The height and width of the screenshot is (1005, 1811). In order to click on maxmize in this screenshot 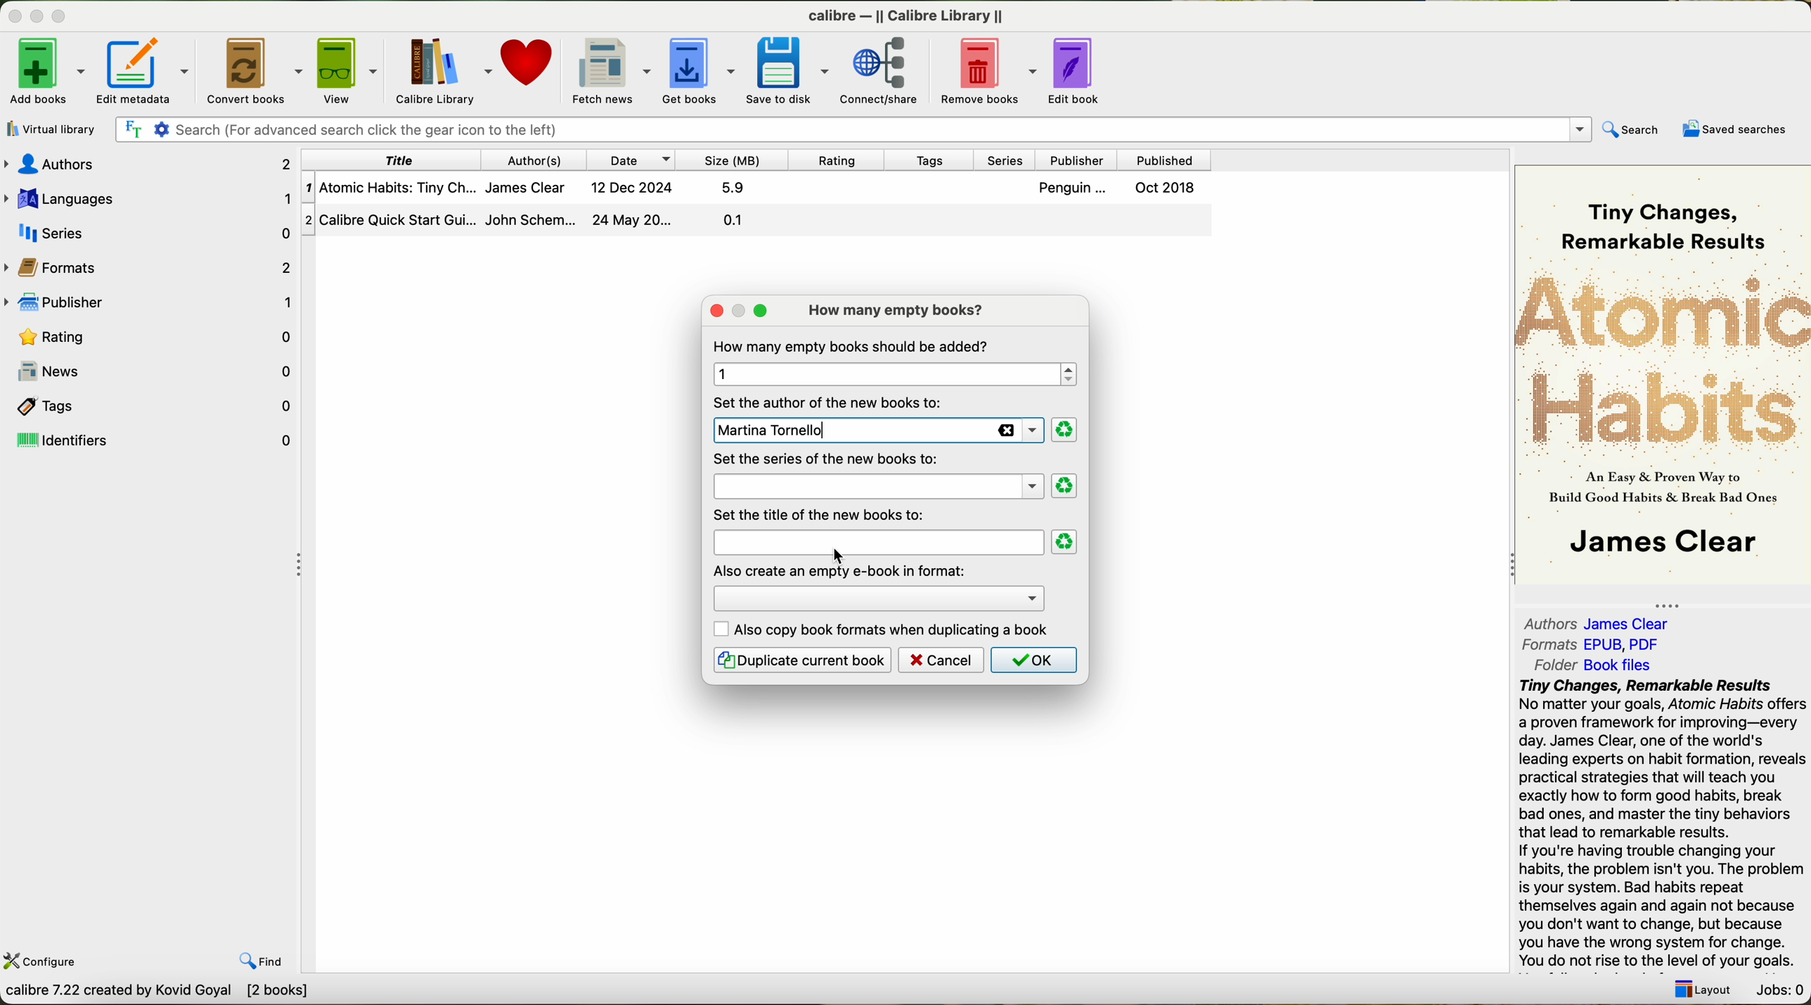, I will do `click(735, 315)`.